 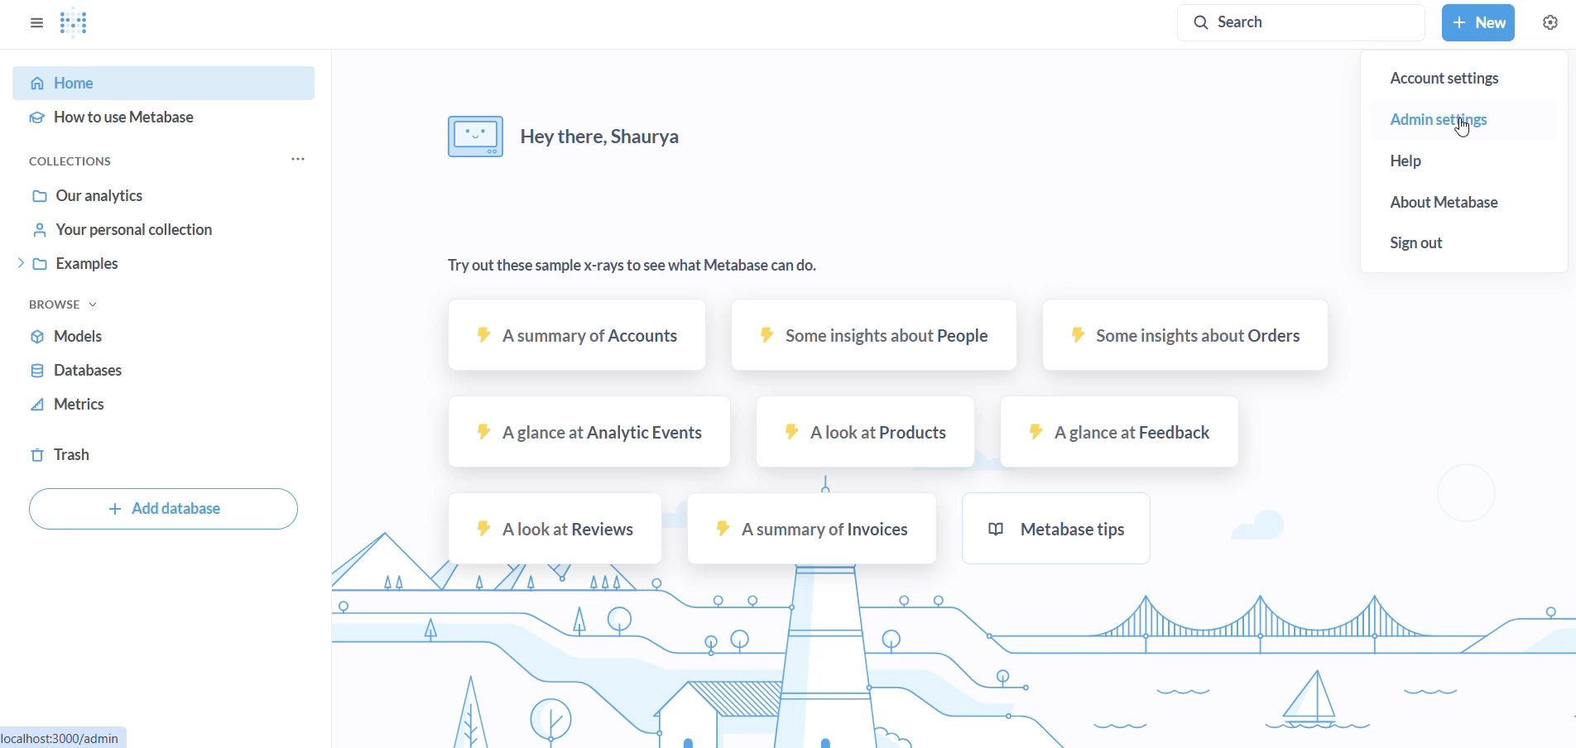 I want to click on > [O Examples, so click(x=65, y=262).